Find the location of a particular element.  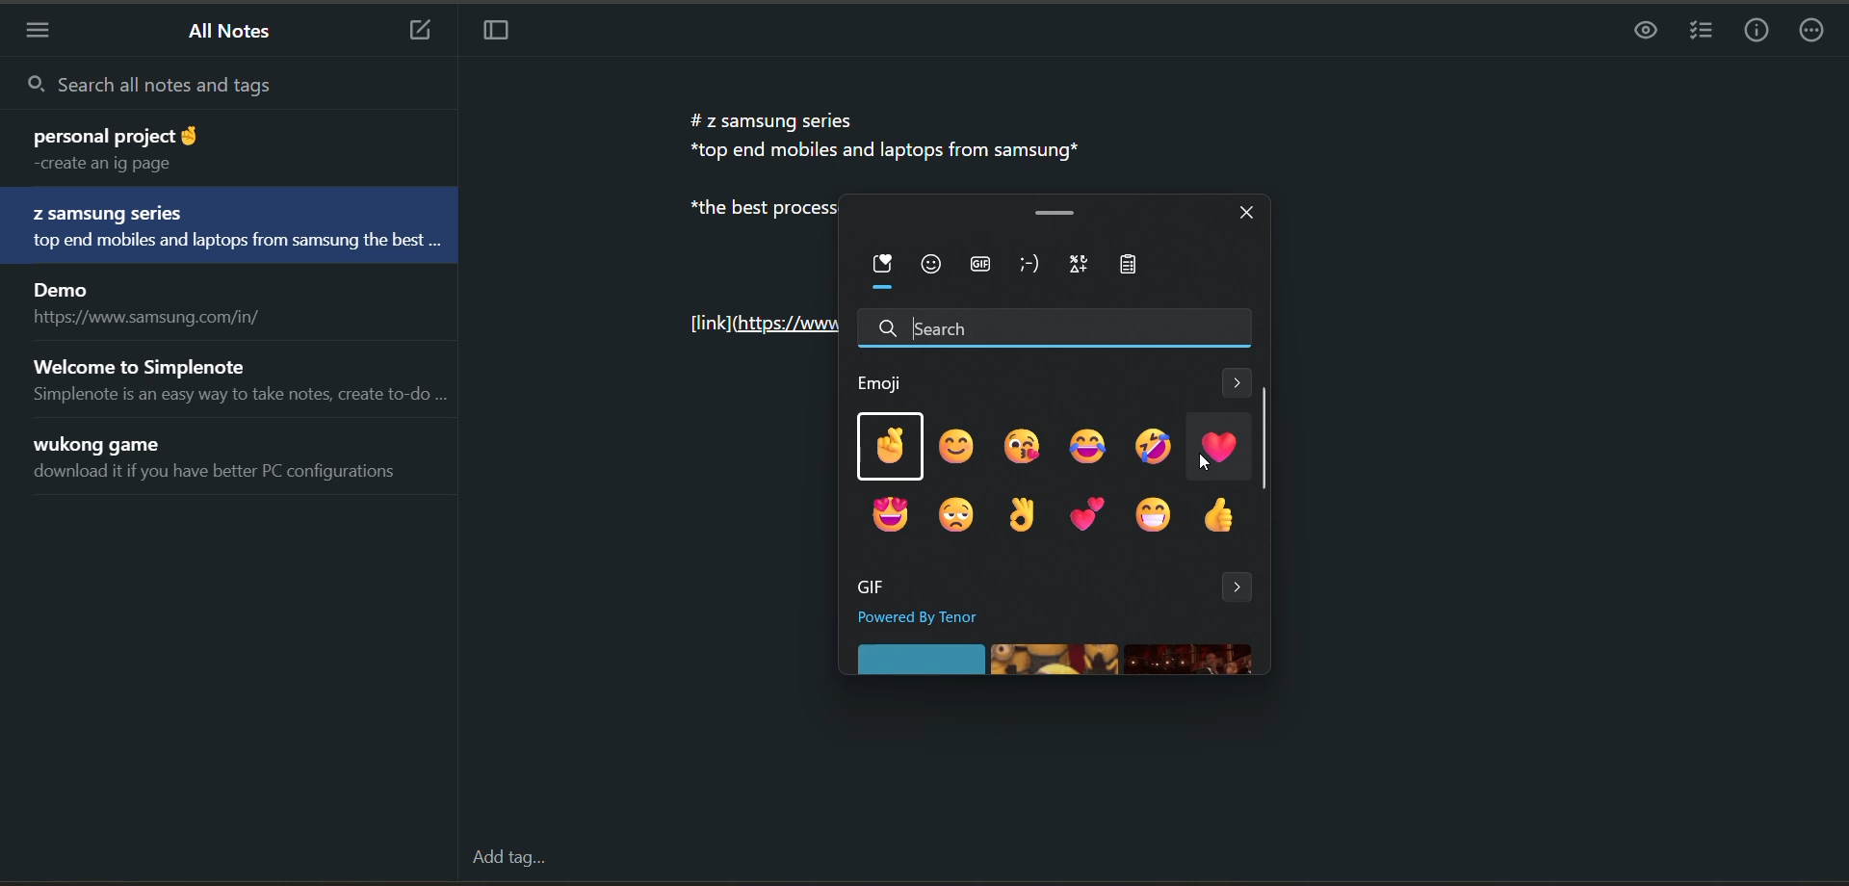

gif is located at coordinates (1055, 660).